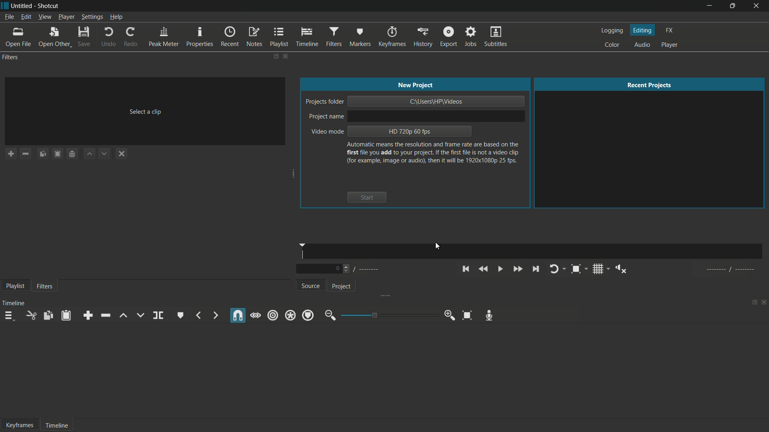 This screenshot has height=432, width=769. I want to click on quickly play forward, so click(517, 269).